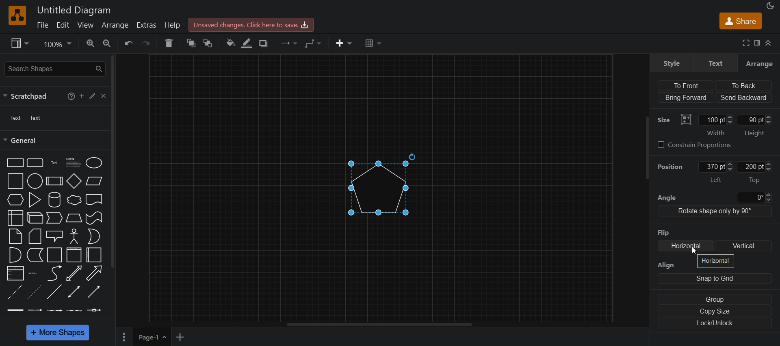  I want to click on Flip, so click(663, 233).